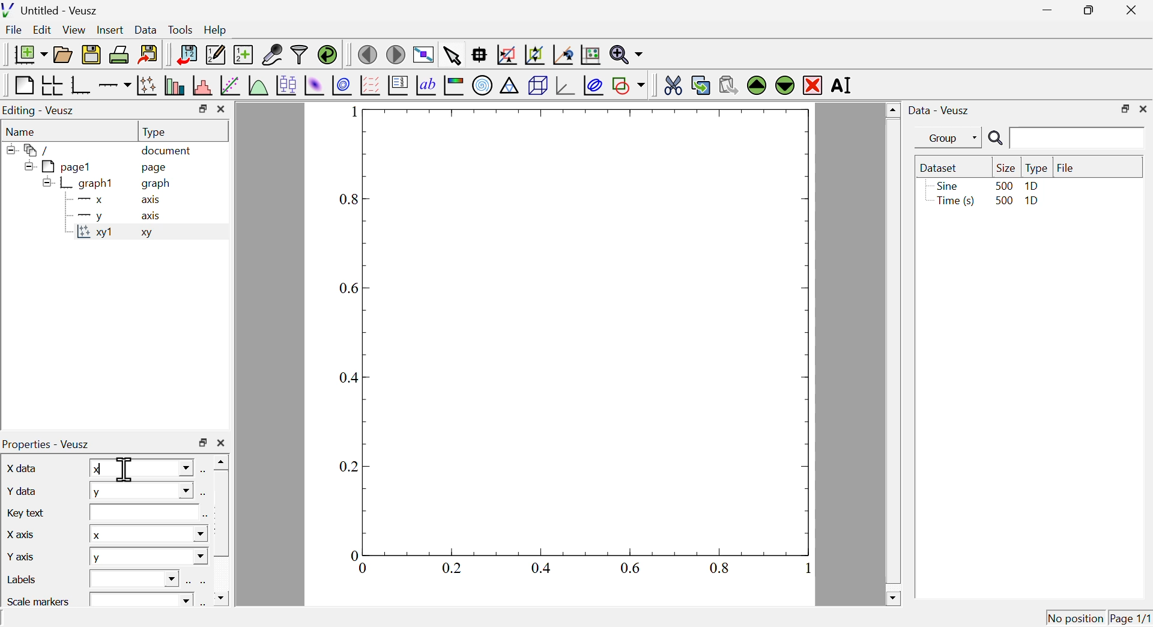 The width and height of the screenshot is (1153, 627). Describe the element at coordinates (423, 53) in the screenshot. I see `view plot full screen` at that location.